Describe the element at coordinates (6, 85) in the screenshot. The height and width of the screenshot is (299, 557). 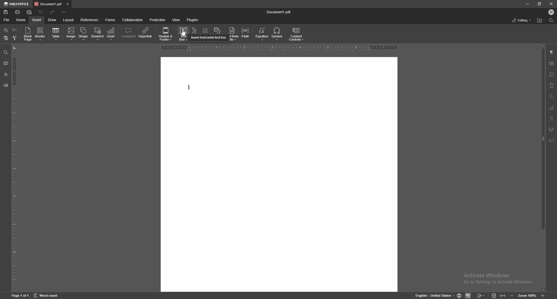
I see `feedback` at that location.